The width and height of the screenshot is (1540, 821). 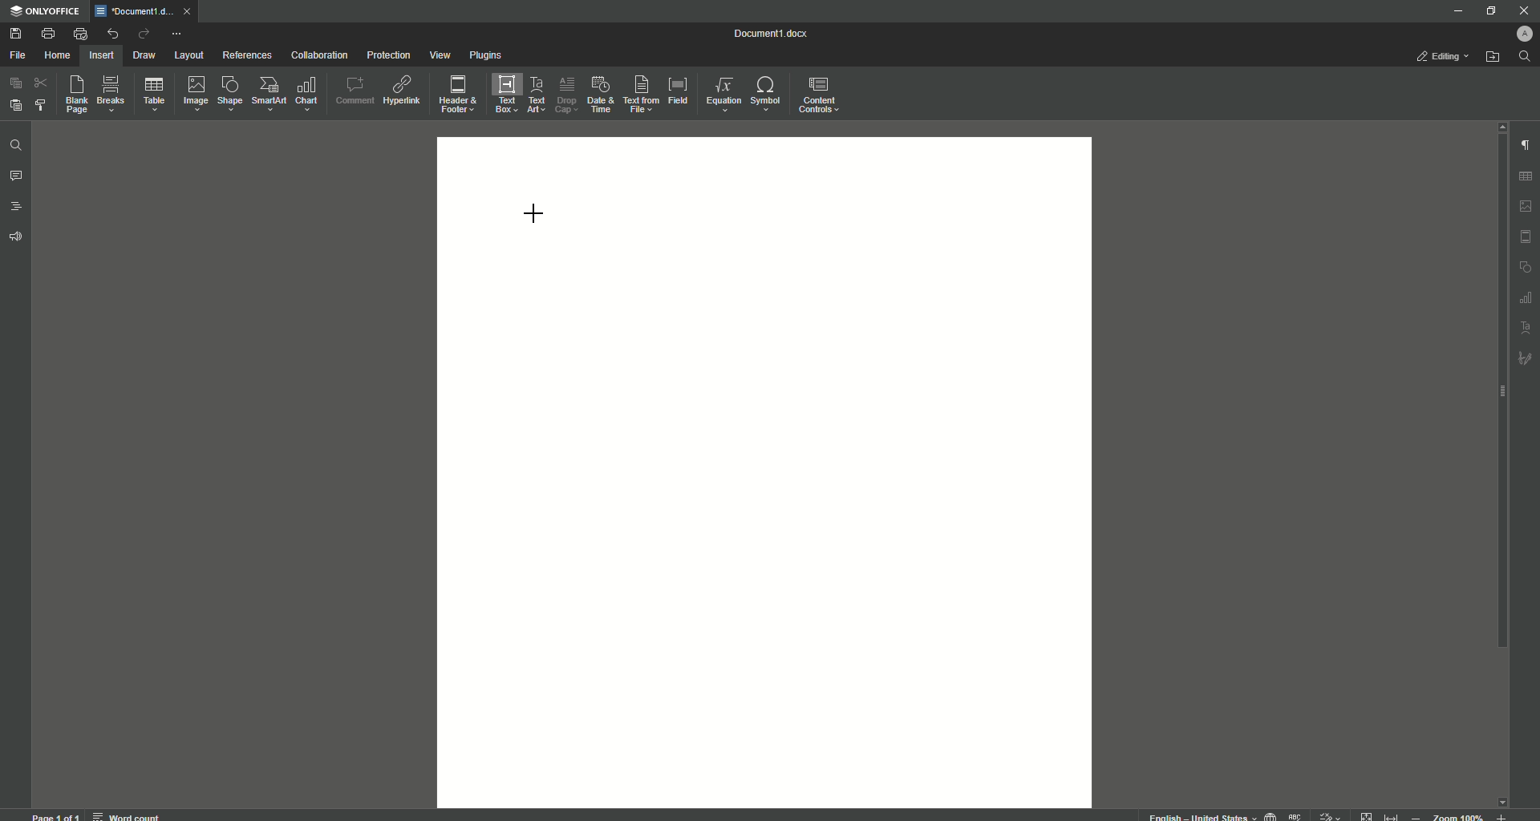 What do you see at coordinates (191, 10) in the screenshot?
I see `close` at bounding box center [191, 10].